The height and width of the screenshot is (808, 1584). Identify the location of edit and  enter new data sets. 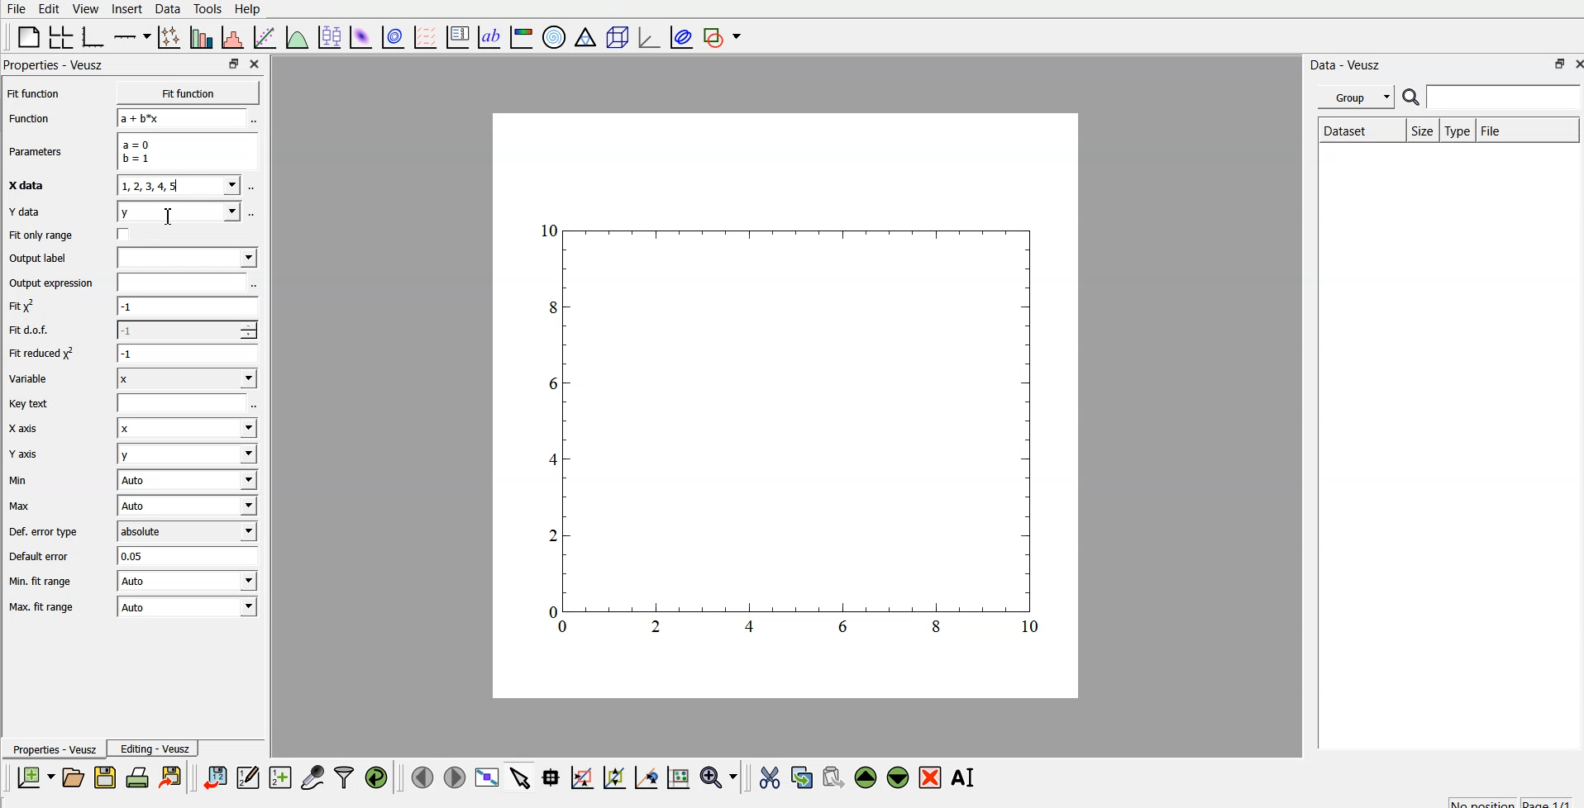
(250, 778).